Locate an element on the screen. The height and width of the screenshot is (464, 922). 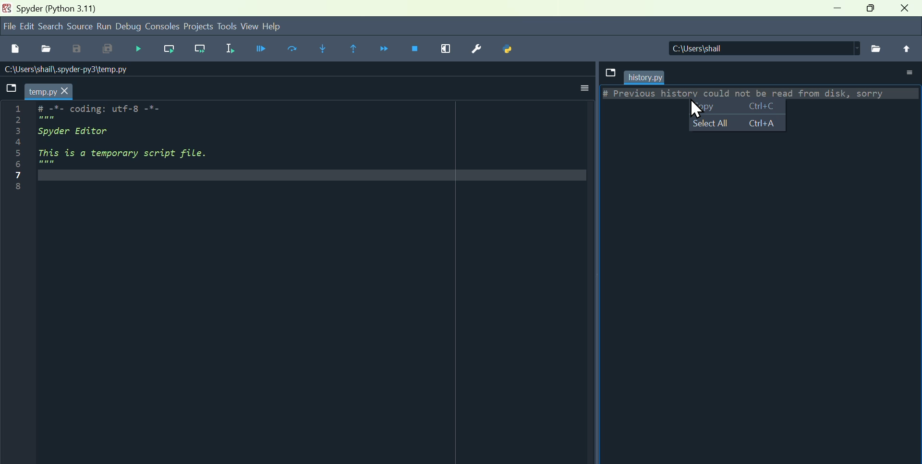
save is located at coordinates (76, 49).